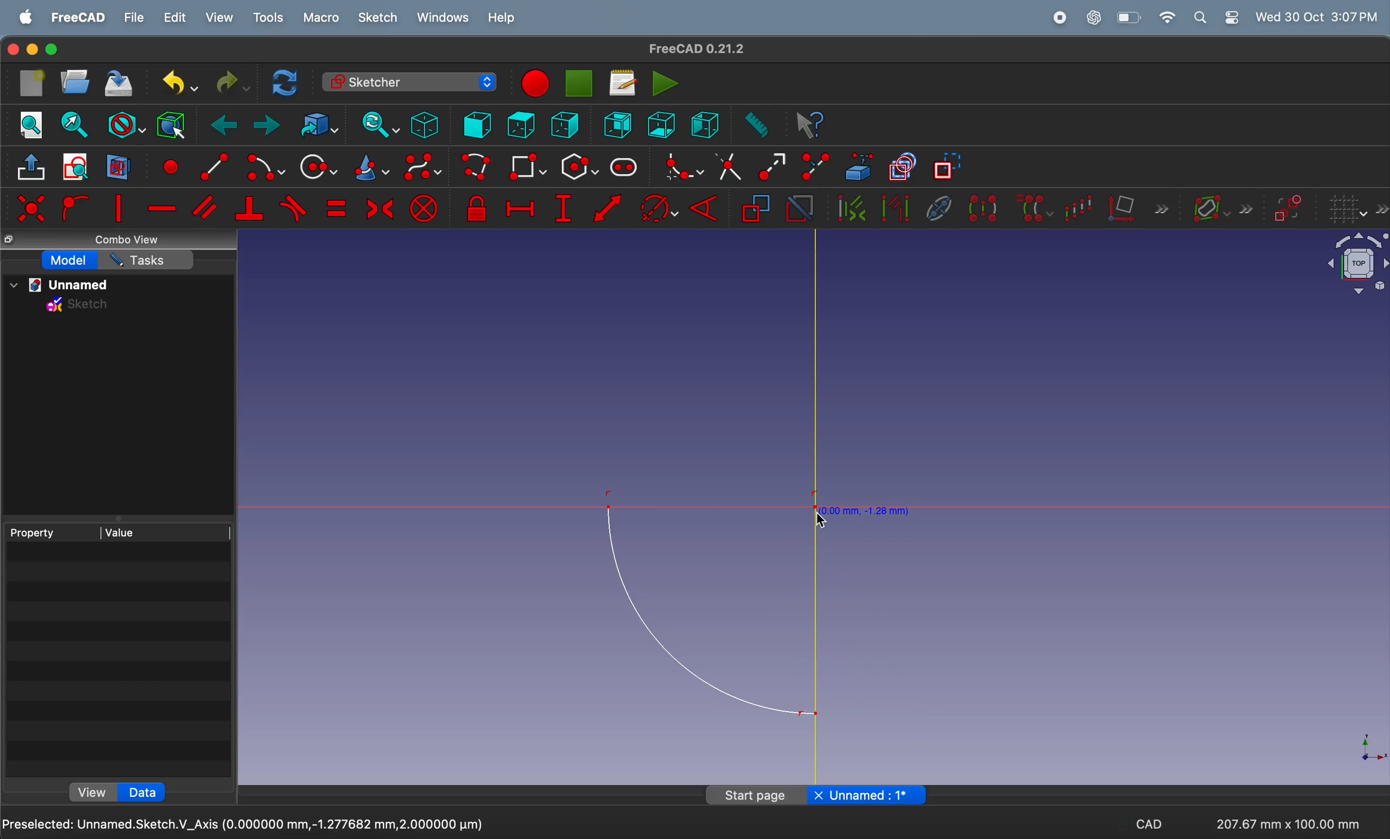  What do you see at coordinates (948, 167) in the screenshot?
I see `toggle construction` at bounding box center [948, 167].